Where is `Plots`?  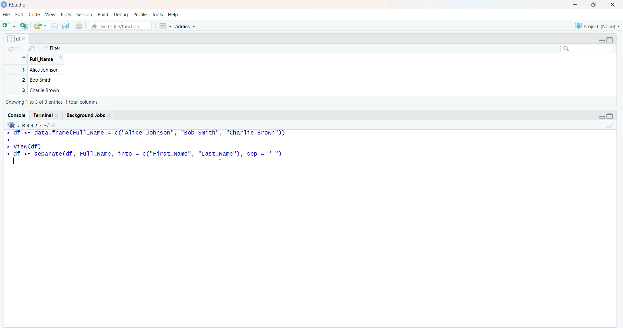
Plots is located at coordinates (67, 14).